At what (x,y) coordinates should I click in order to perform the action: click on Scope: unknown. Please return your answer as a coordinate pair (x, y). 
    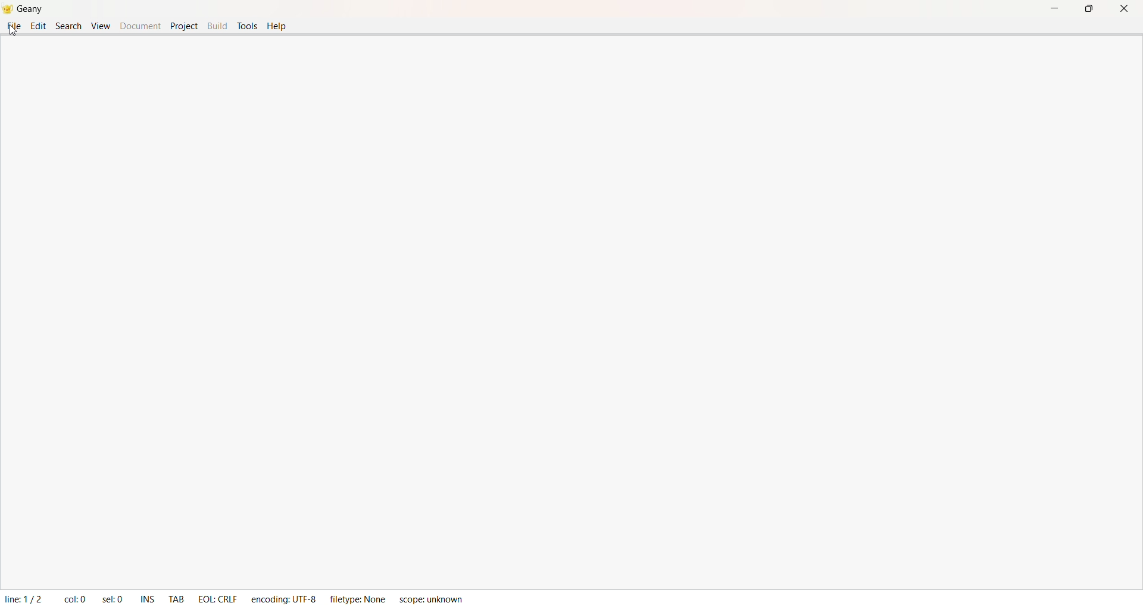
    Looking at the image, I should click on (430, 600).